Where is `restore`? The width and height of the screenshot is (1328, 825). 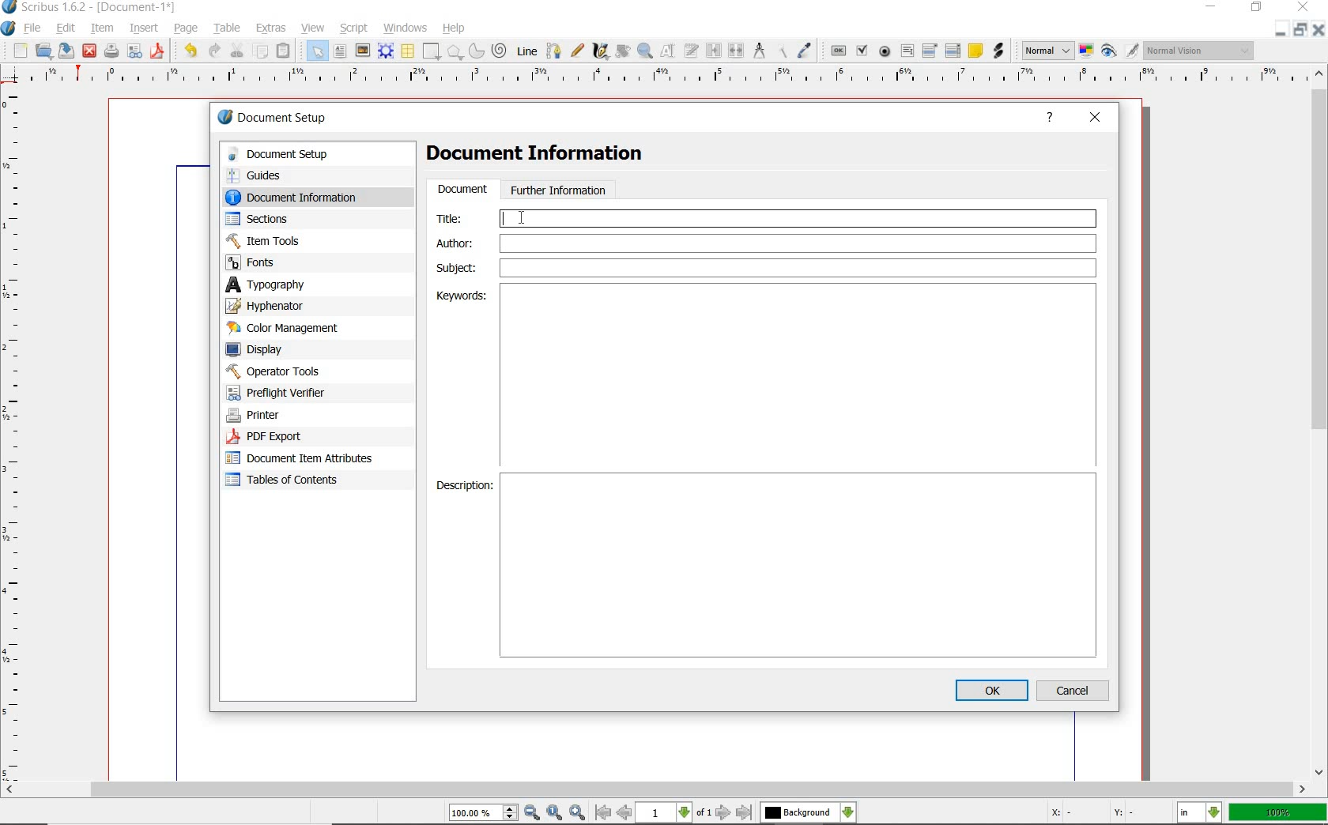
restore is located at coordinates (1302, 30).